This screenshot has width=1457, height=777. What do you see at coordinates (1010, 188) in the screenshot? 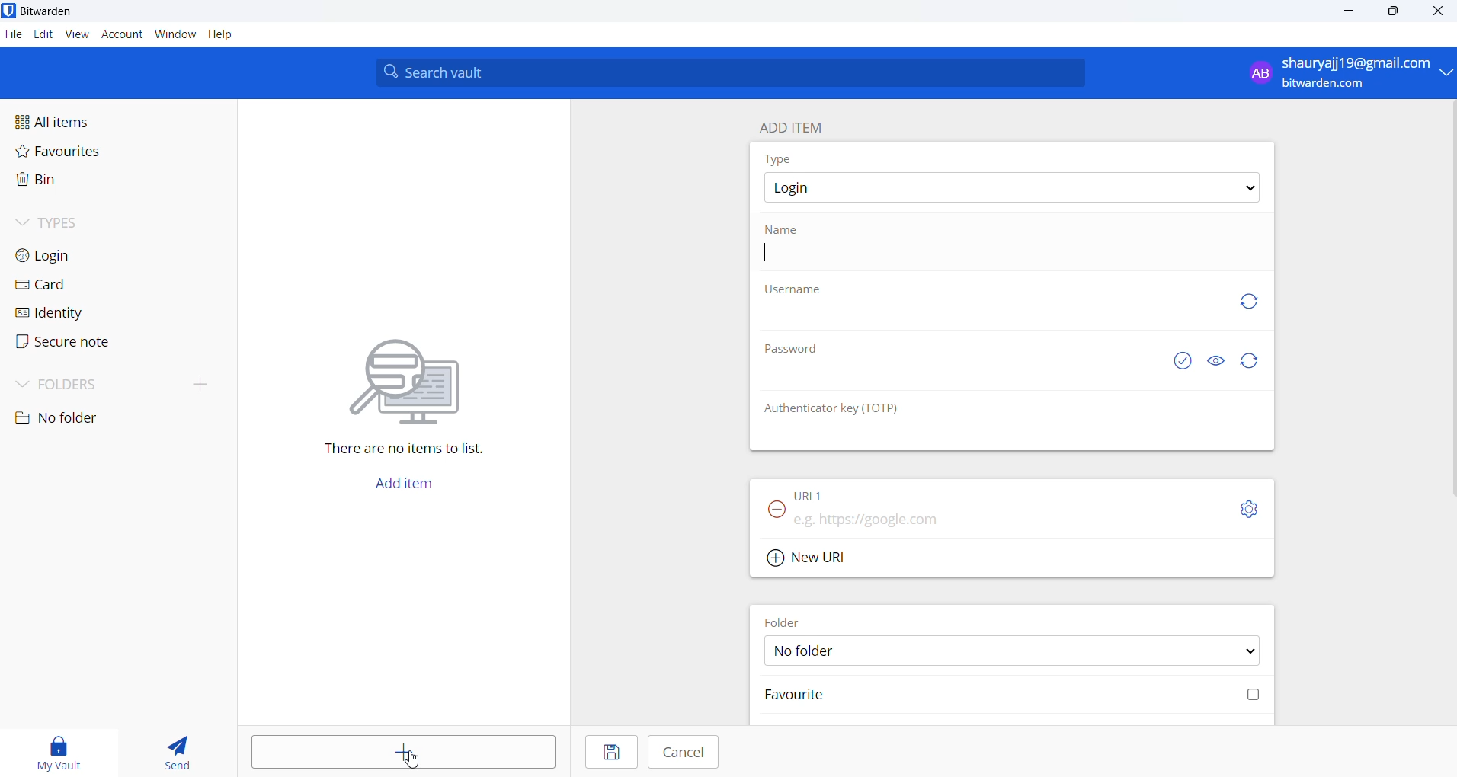
I see `Item type options dropdown` at bounding box center [1010, 188].